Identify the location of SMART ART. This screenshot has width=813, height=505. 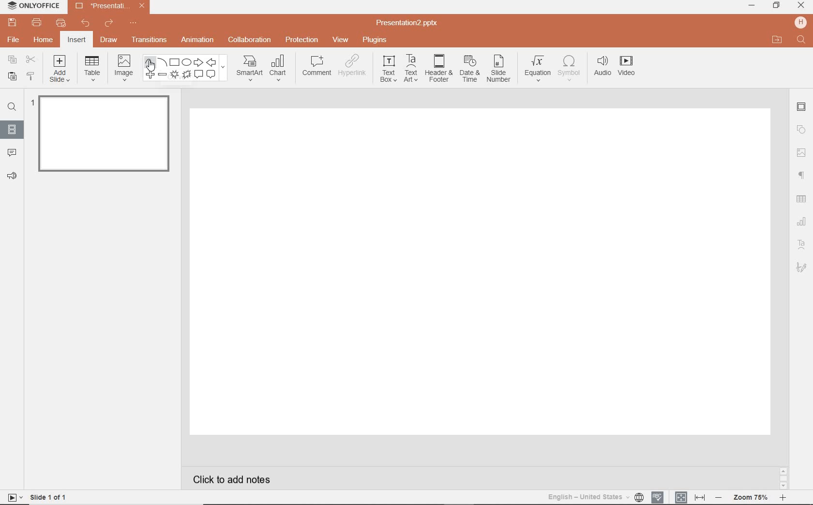
(249, 69).